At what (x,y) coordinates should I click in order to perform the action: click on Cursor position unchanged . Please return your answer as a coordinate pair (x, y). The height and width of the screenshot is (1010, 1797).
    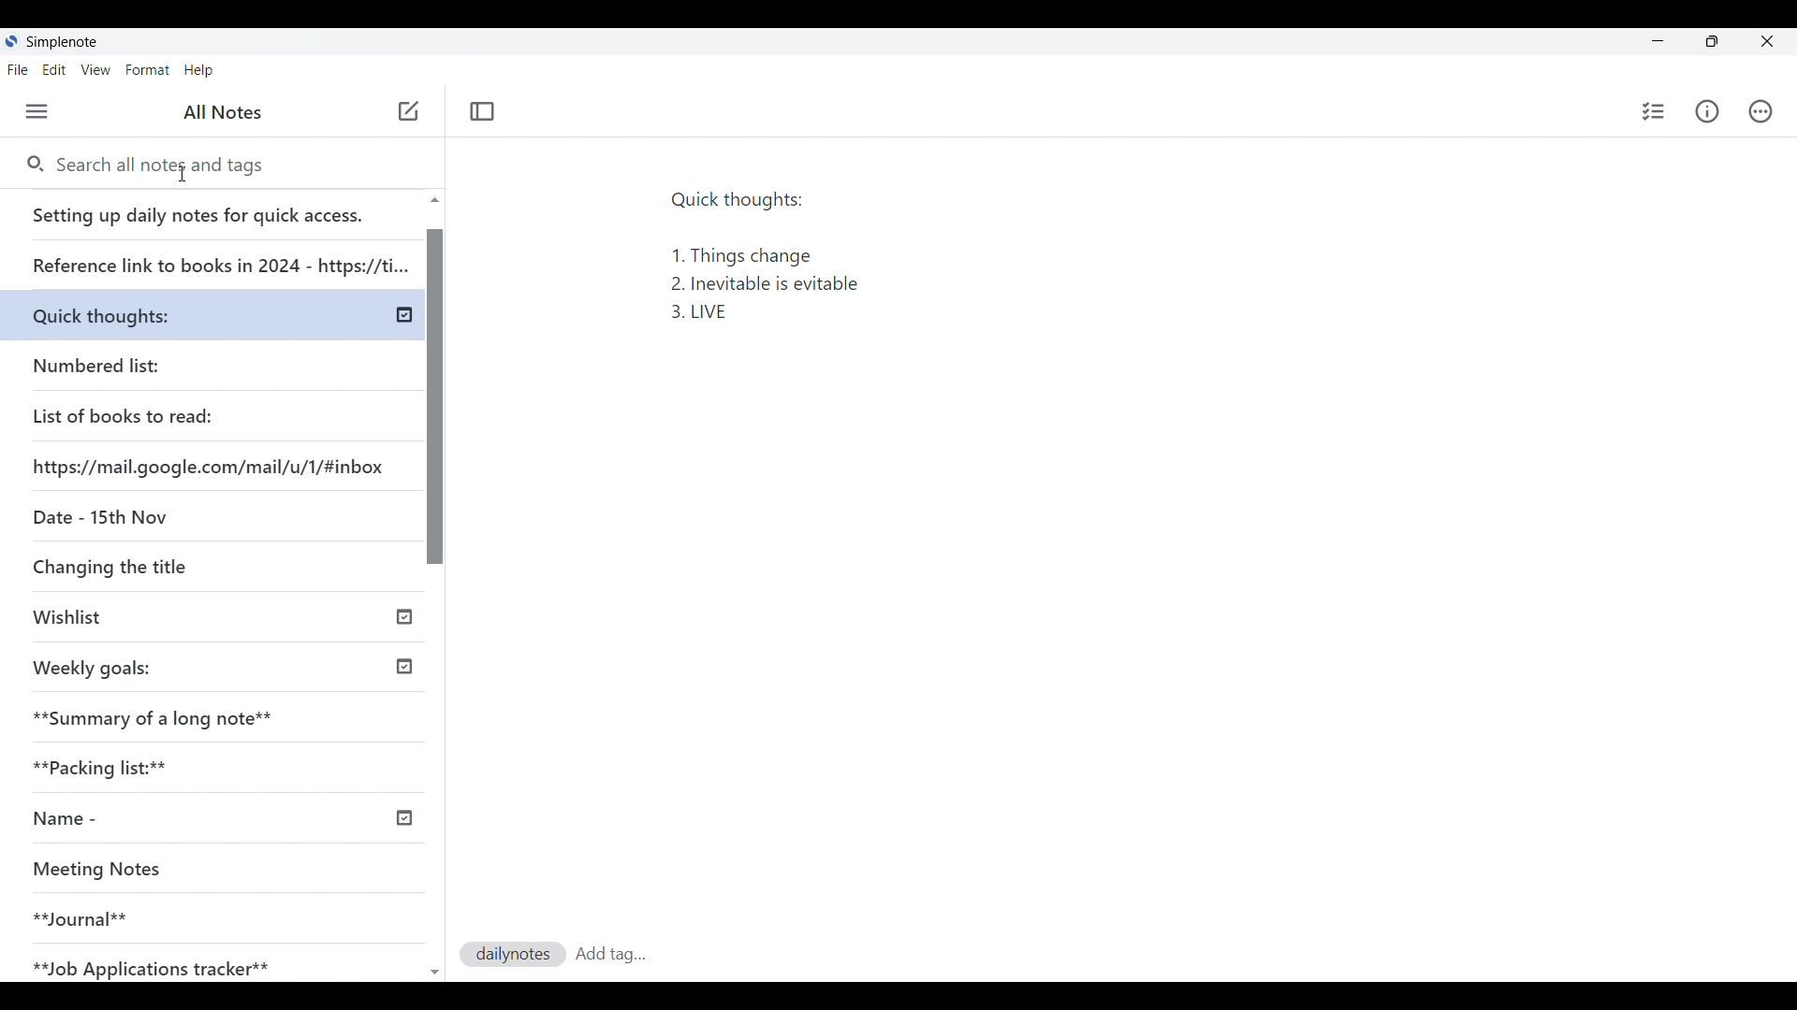
    Looking at the image, I should click on (183, 175).